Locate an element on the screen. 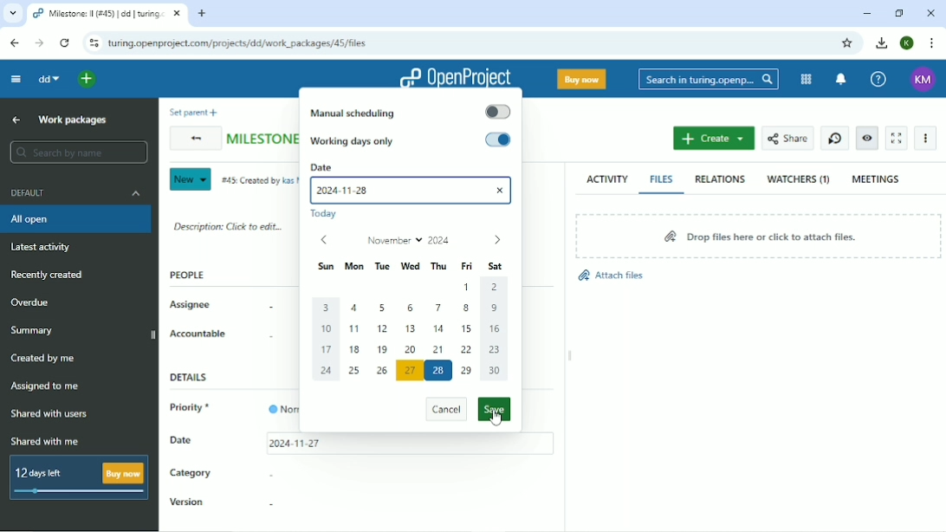  Buy now is located at coordinates (581, 78).